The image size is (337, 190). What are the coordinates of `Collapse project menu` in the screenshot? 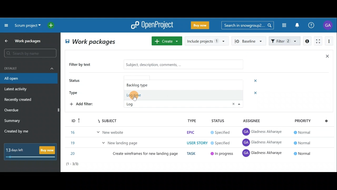 It's located at (7, 25).